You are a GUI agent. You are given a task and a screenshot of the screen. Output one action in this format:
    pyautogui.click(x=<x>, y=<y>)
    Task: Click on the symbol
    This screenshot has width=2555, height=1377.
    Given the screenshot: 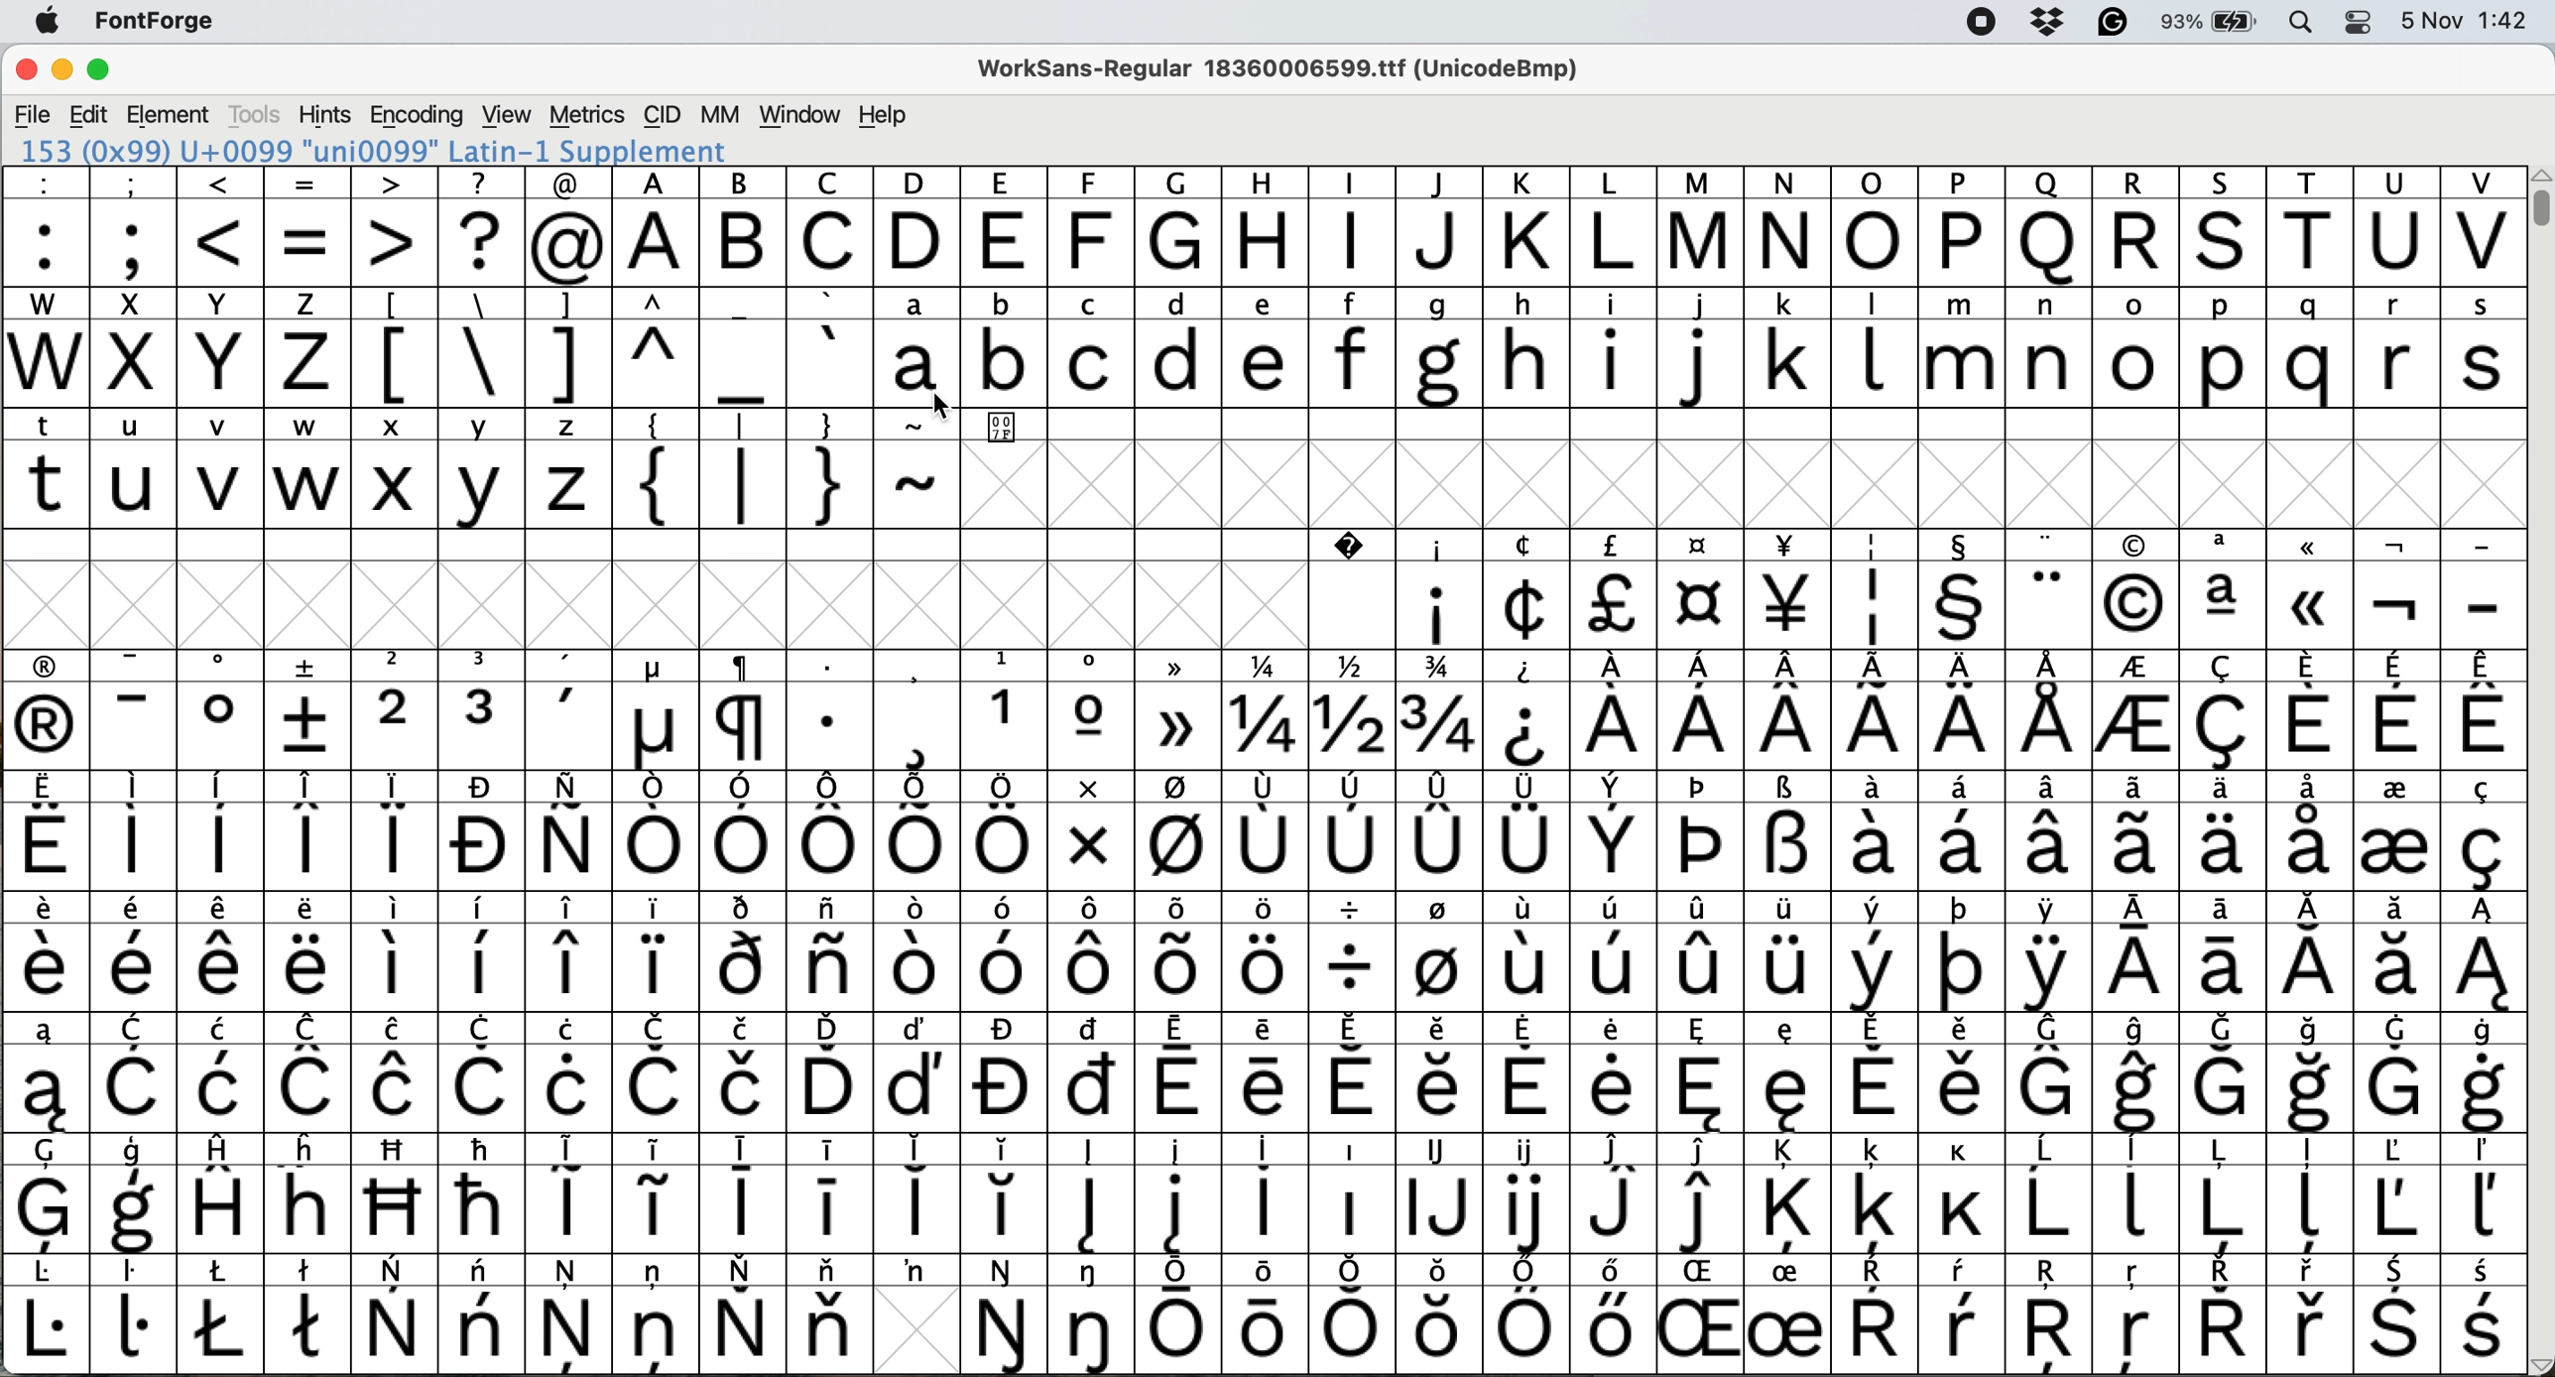 What is the action you would take?
    pyautogui.click(x=1269, y=830)
    